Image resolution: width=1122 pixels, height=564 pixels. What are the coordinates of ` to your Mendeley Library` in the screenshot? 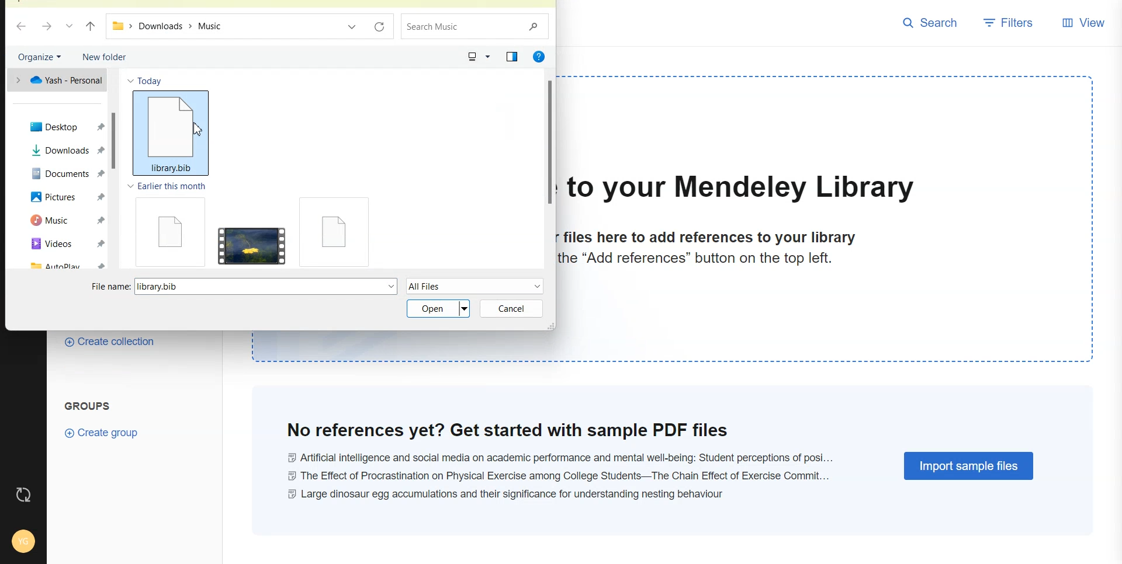 It's located at (740, 190).